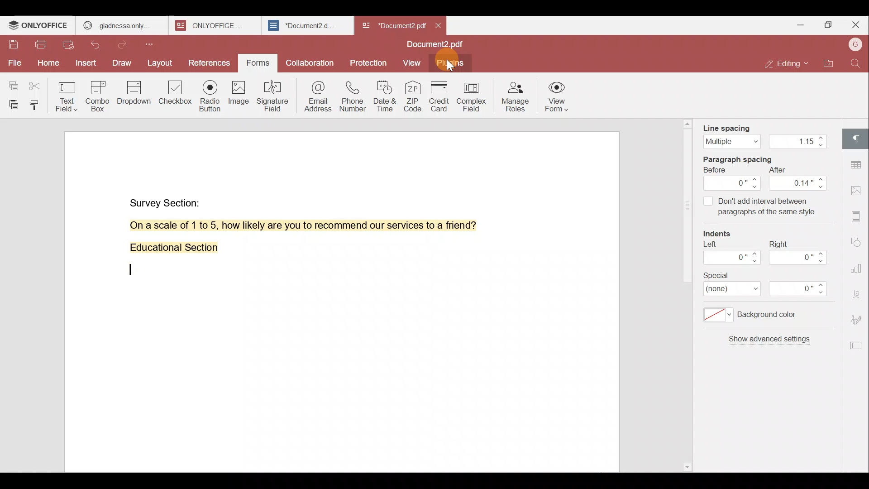 This screenshot has width=869, height=489. What do you see at coordinates (450, 64) in the screenshot?
I see `plugins` at bounding box center [450, 64].